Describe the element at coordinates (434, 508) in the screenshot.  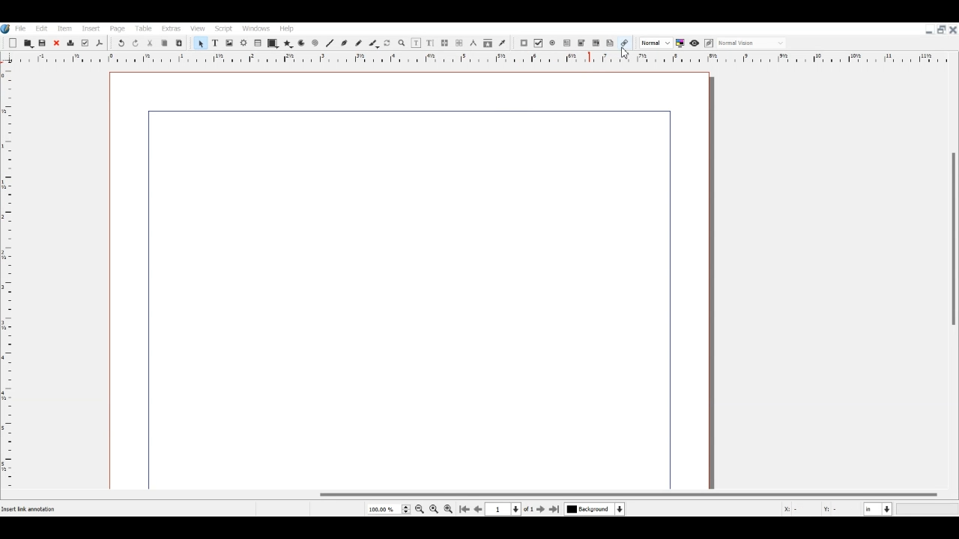
I see `Zoom to 100%` at that location.